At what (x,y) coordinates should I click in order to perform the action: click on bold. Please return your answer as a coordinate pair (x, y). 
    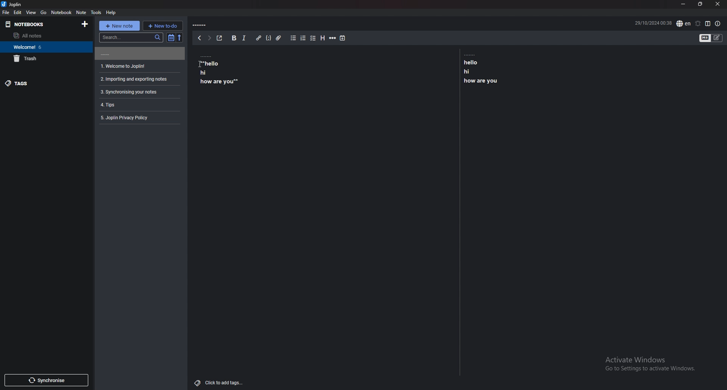
    Looking at the image, I should click on (234, 38).